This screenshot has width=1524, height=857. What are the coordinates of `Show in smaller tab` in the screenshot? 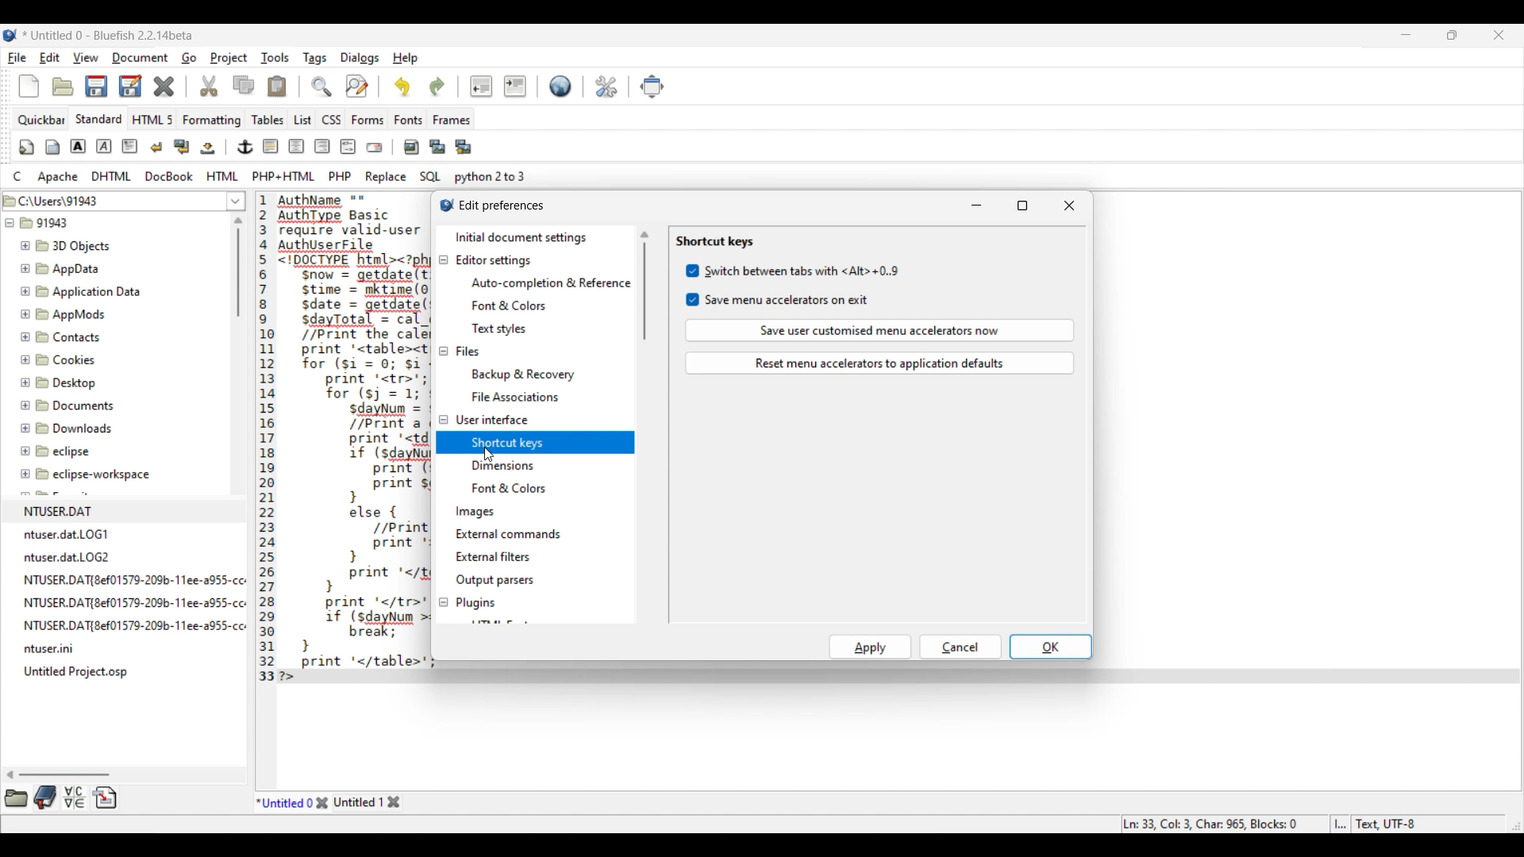 It's located at (1452, 35).